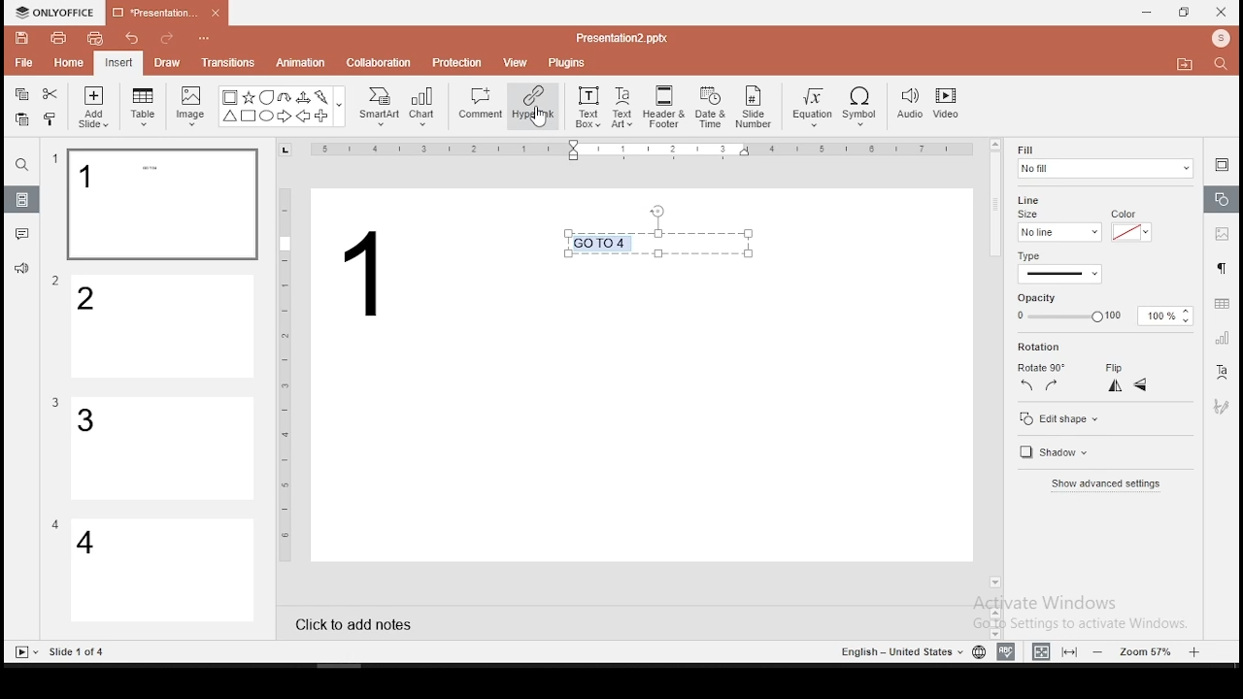  What do you see at coordinates (377, 107) in the screenshot?
I see `smart` at bounding box center [377, 107].